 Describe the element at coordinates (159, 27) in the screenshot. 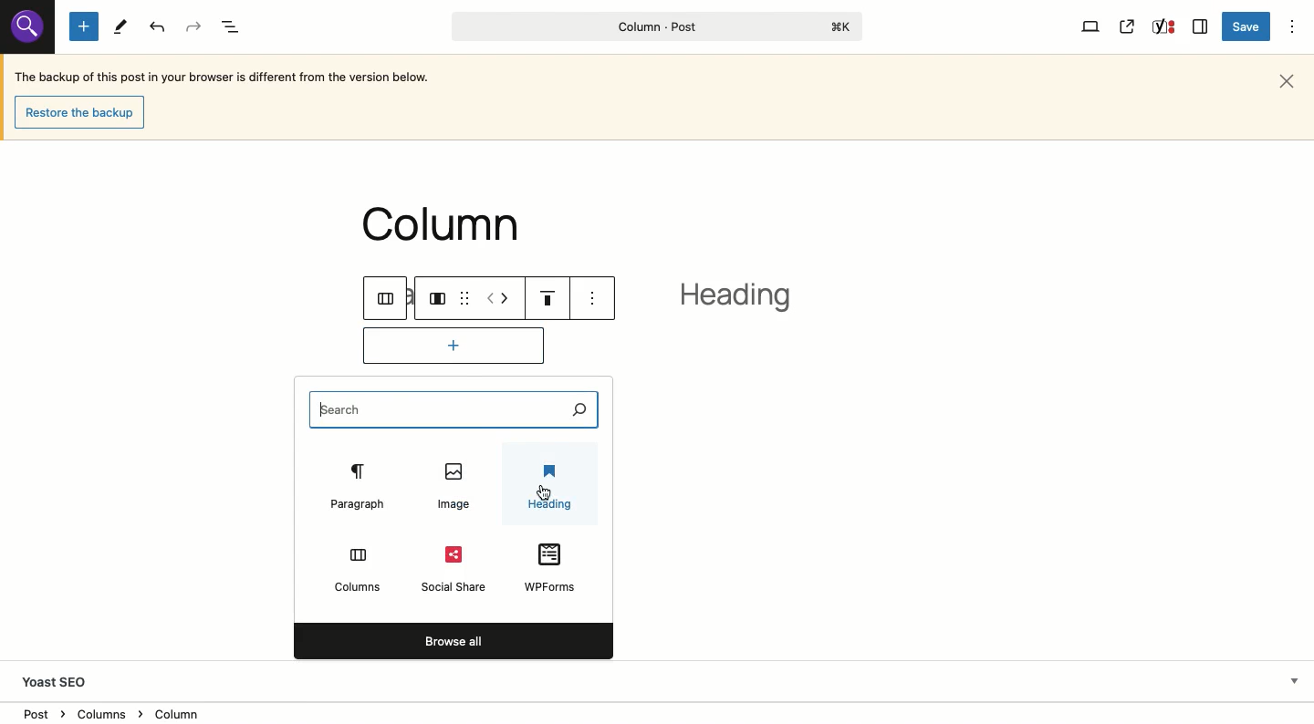

I see `Undo` at that location.